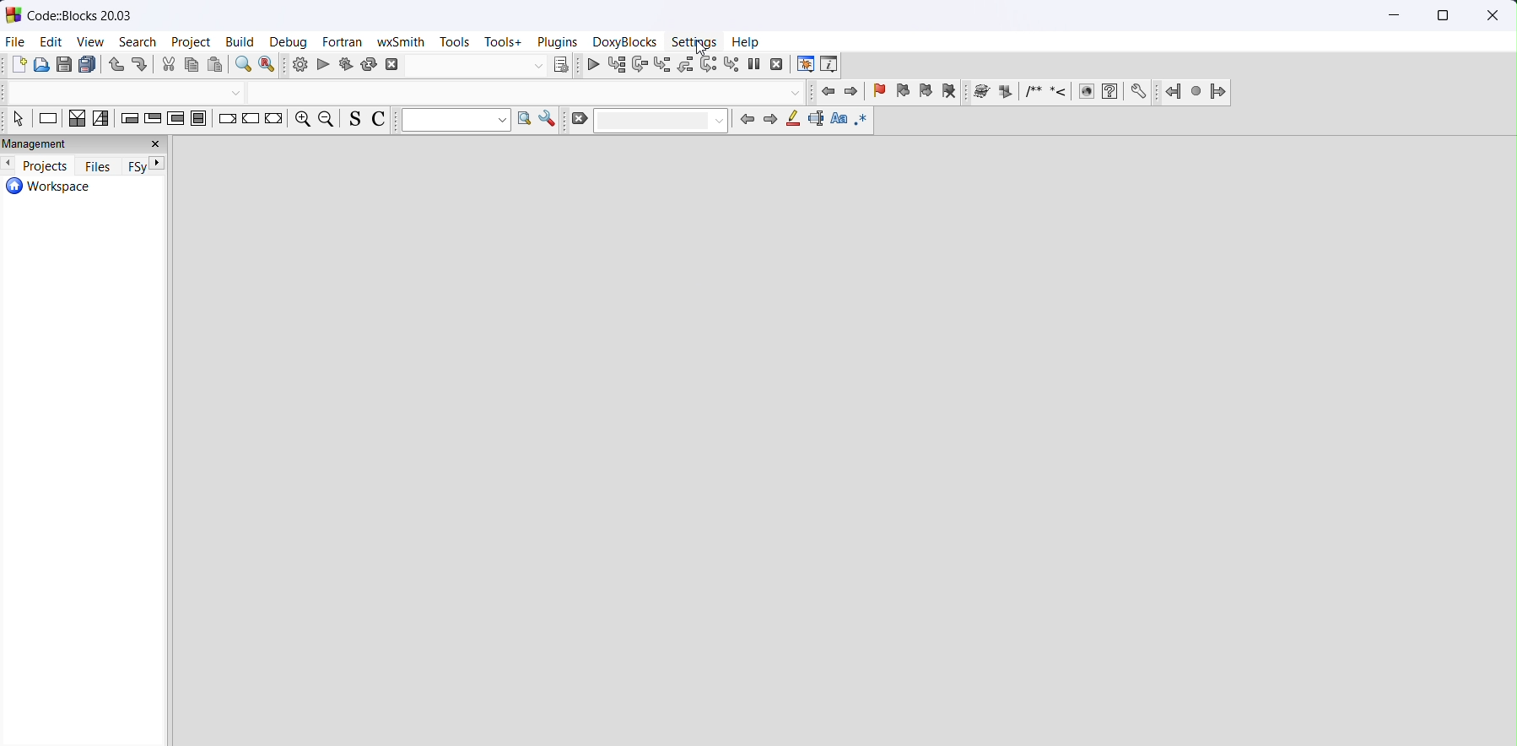 The image size is (1517, 746). I want to click on settings, so click(696, 41).